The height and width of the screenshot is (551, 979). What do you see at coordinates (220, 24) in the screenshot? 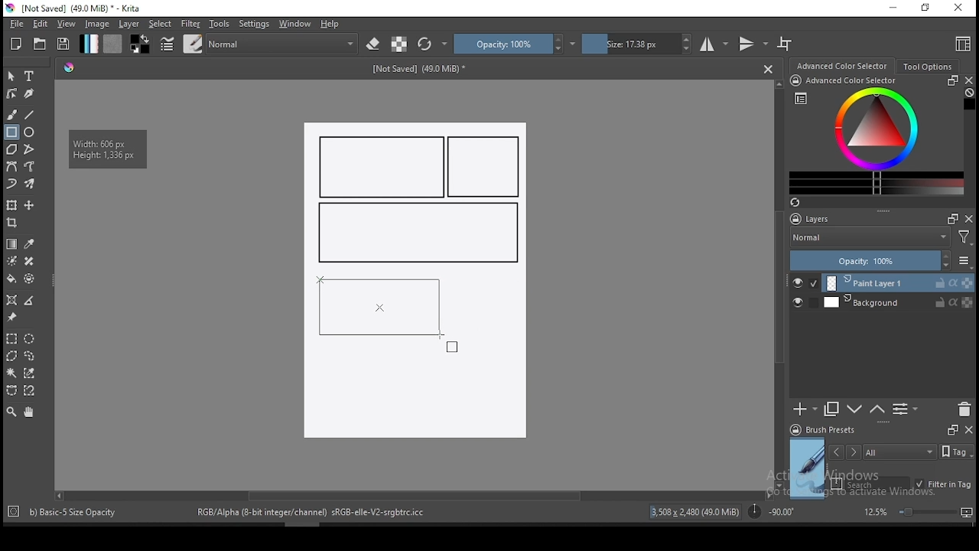
I see `tools` at bounding box center [220, 24].